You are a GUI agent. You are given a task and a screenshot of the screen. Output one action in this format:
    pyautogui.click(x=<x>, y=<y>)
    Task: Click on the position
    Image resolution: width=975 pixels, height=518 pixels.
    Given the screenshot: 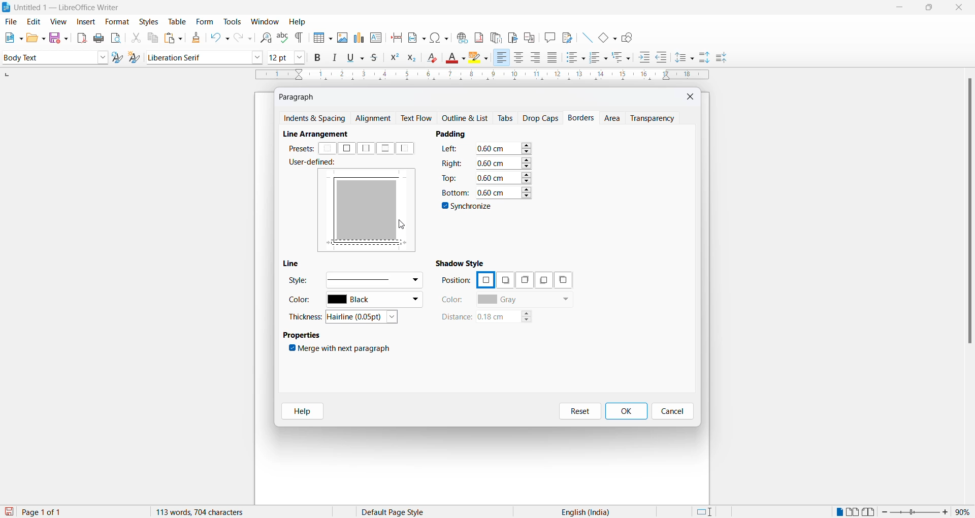 What is the action you would take?
    pyautogui.click(x=456, y=281)
    